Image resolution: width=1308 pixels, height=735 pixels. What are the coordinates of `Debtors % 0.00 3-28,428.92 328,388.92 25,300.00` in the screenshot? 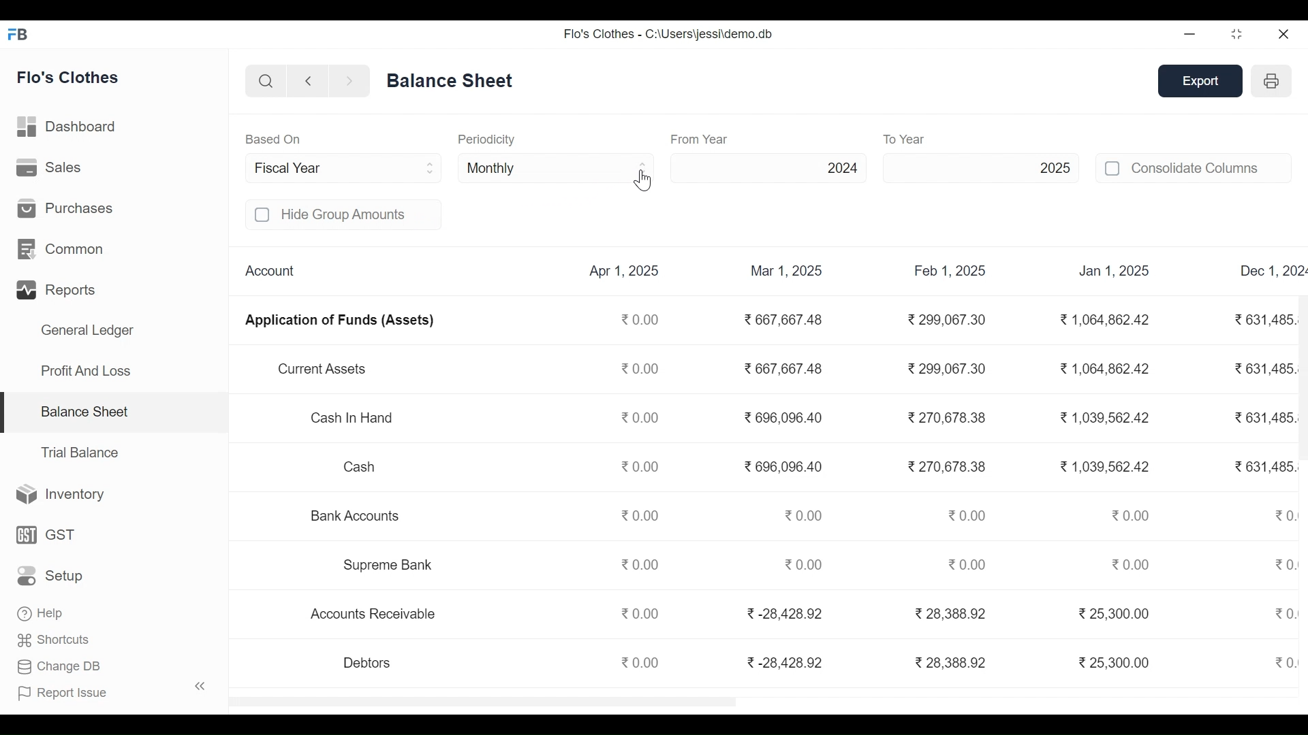 It's located at (734, 663).